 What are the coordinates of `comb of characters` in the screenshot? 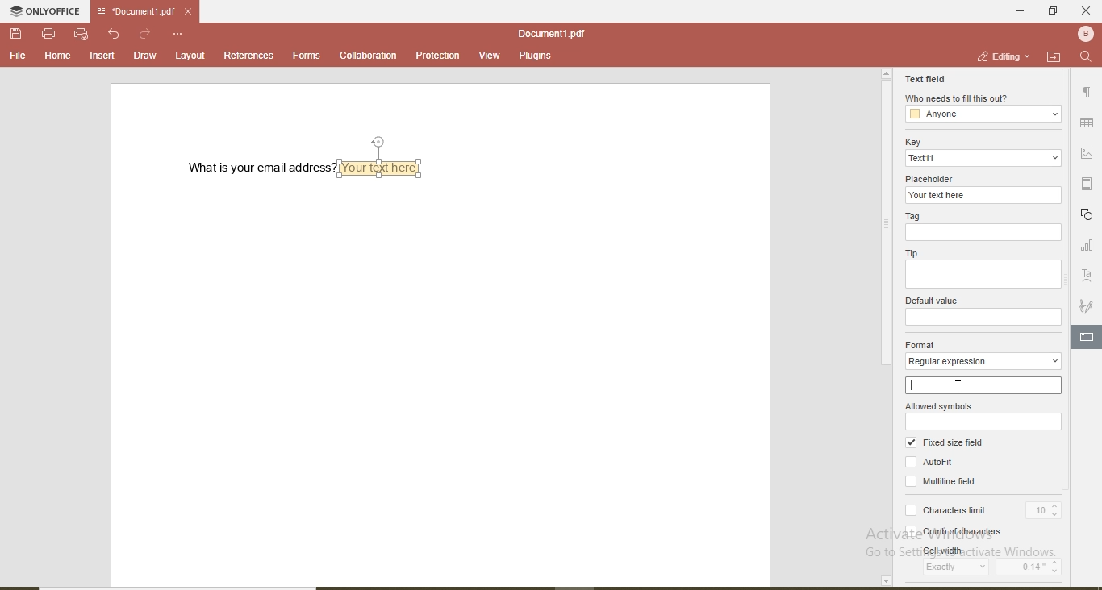 It's located at (948, 529).